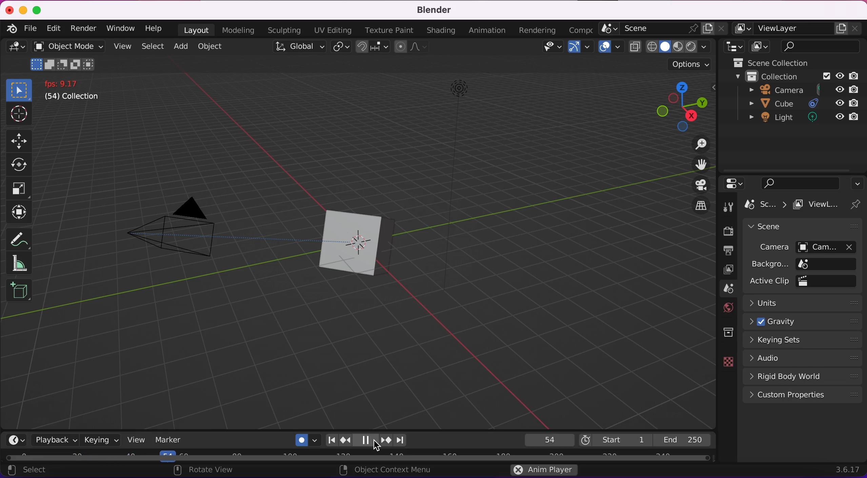 Image resolution: width=867 pixels, height=478 pixels. What do you see at coordinates (795, 76) in the screenshot?
I see `collection` at bounding box center [795, 76].